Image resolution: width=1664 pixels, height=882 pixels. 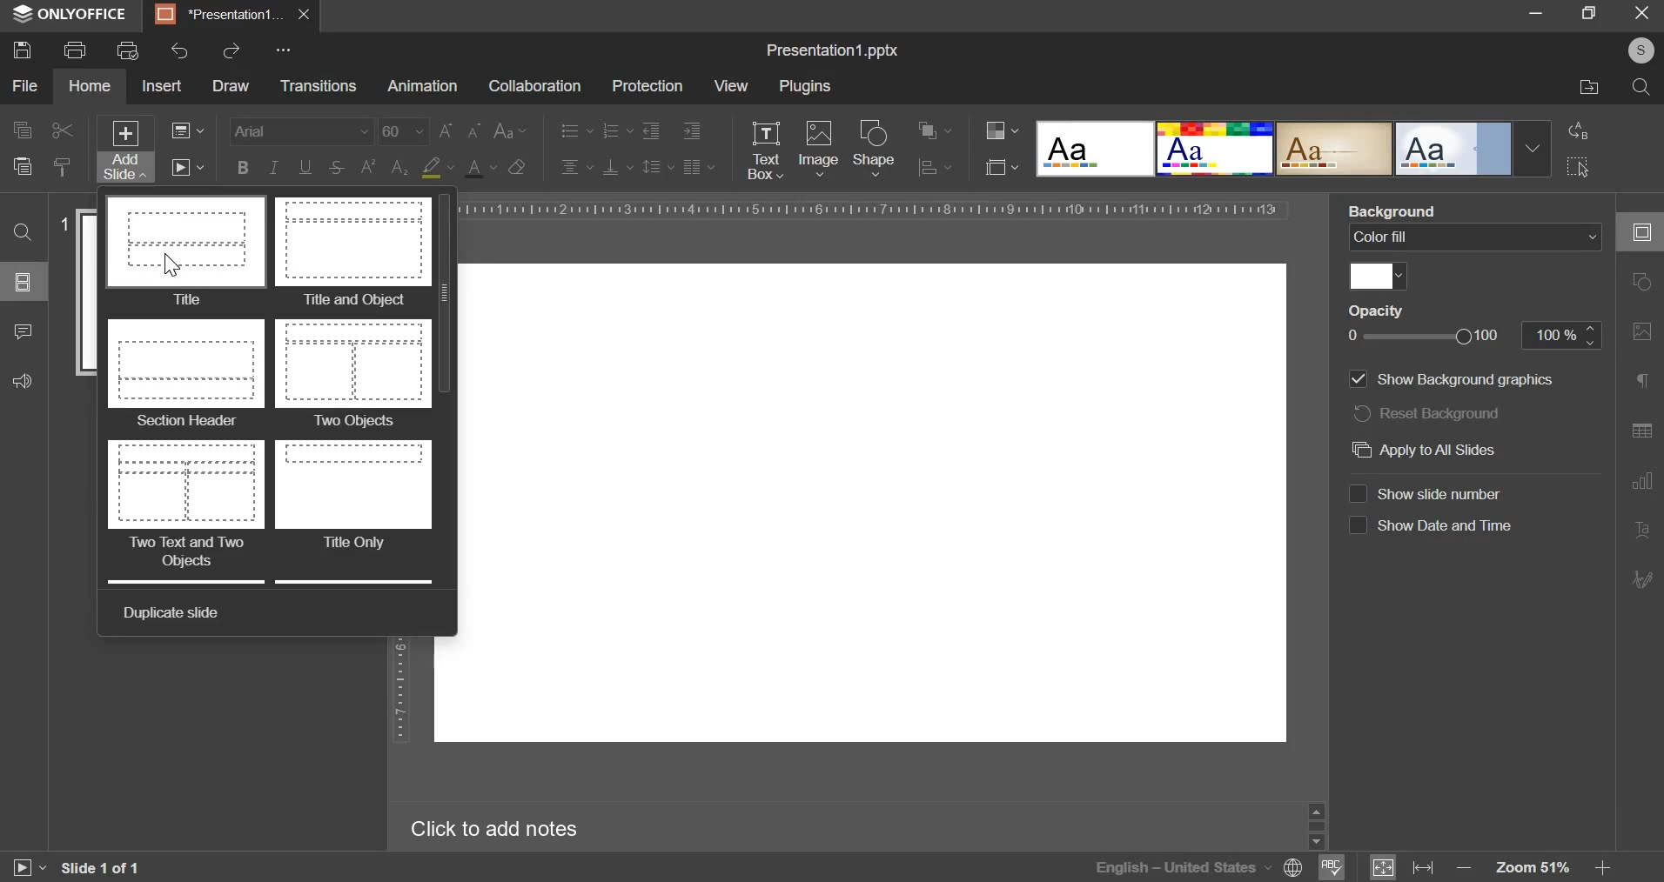 I want to click on onlyoffice, so click(x=75, y=15).